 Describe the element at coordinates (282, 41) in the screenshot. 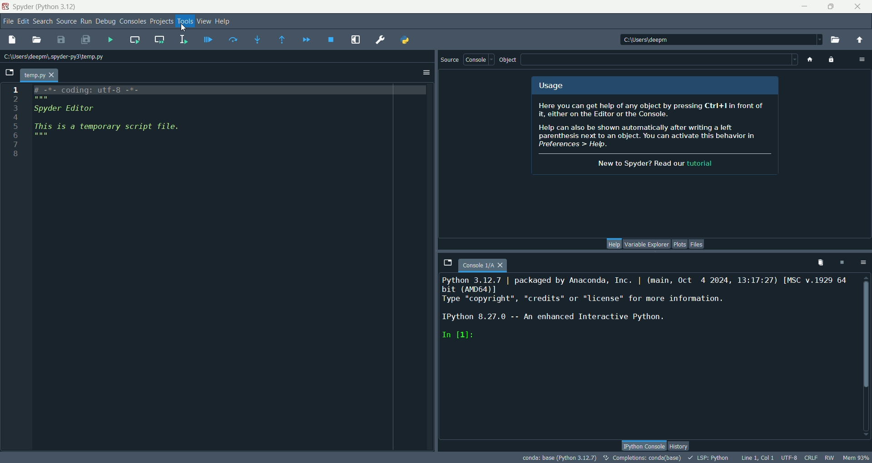

I see `run until current function returns` at that location.